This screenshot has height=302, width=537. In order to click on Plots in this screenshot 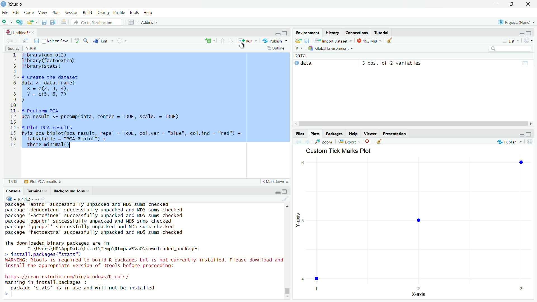, I will do `click(315, 134)`.